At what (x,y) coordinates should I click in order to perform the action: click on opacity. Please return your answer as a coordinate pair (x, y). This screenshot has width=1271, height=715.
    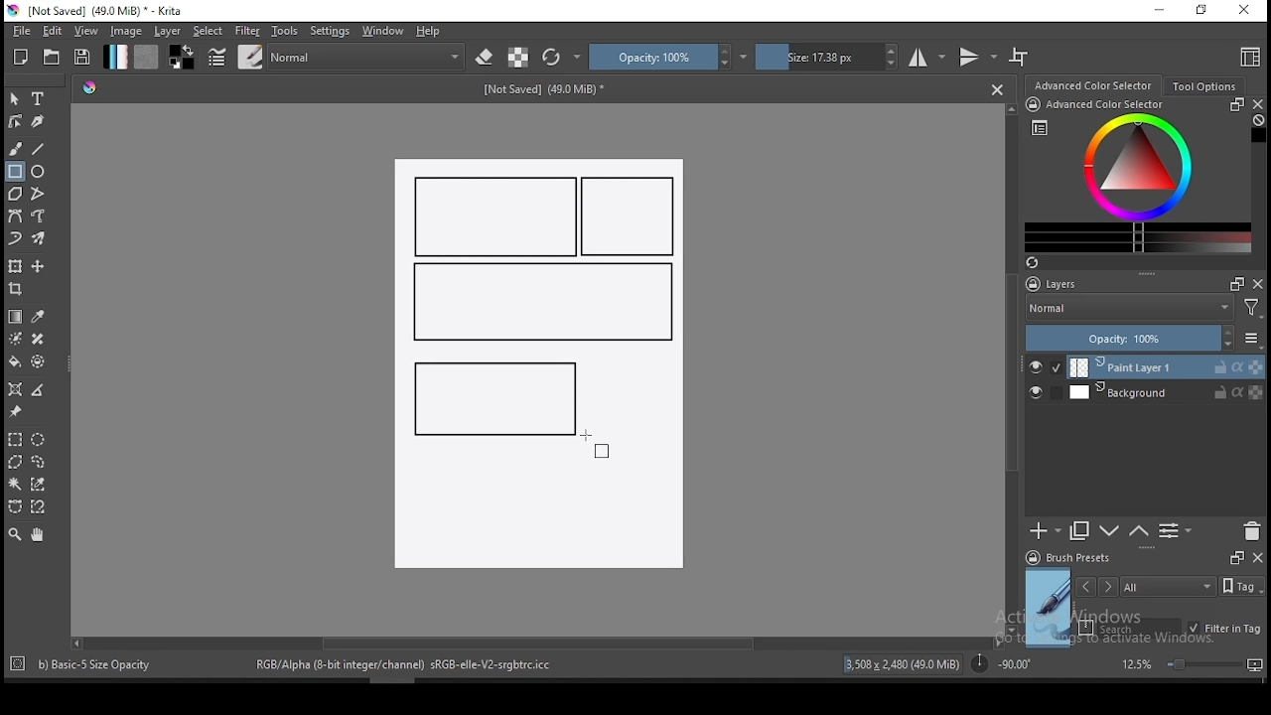
    Looking at the image, I should click on (1142, 340).